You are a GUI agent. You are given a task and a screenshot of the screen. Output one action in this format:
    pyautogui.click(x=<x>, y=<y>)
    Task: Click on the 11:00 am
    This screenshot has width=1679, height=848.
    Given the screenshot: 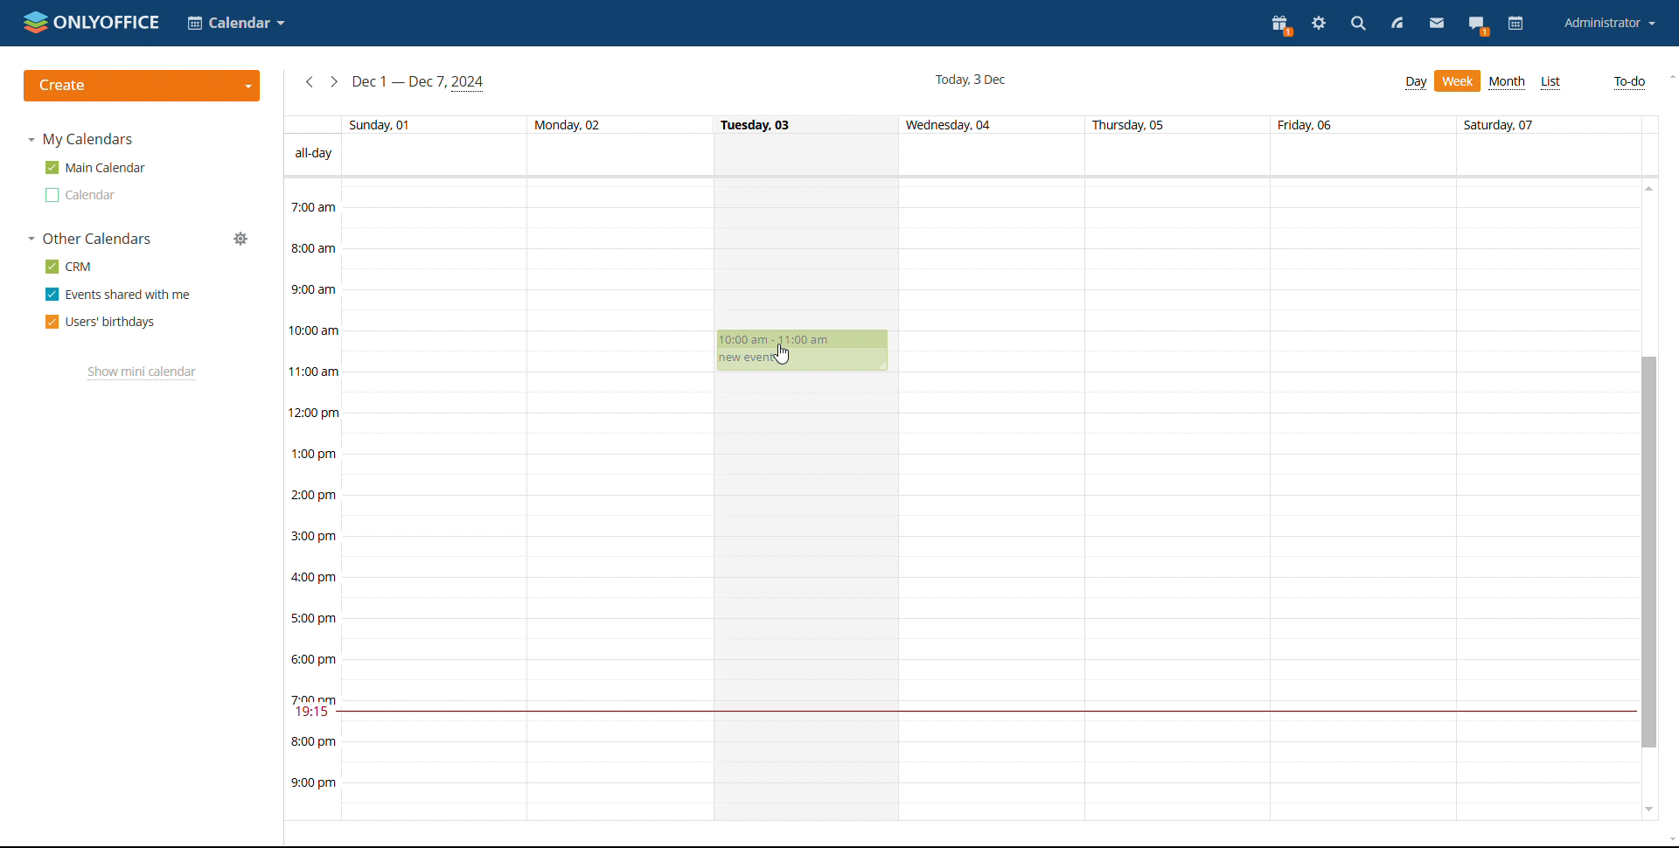 What is the action you would take?
    pyautogui.click(x=315, y=371)
    